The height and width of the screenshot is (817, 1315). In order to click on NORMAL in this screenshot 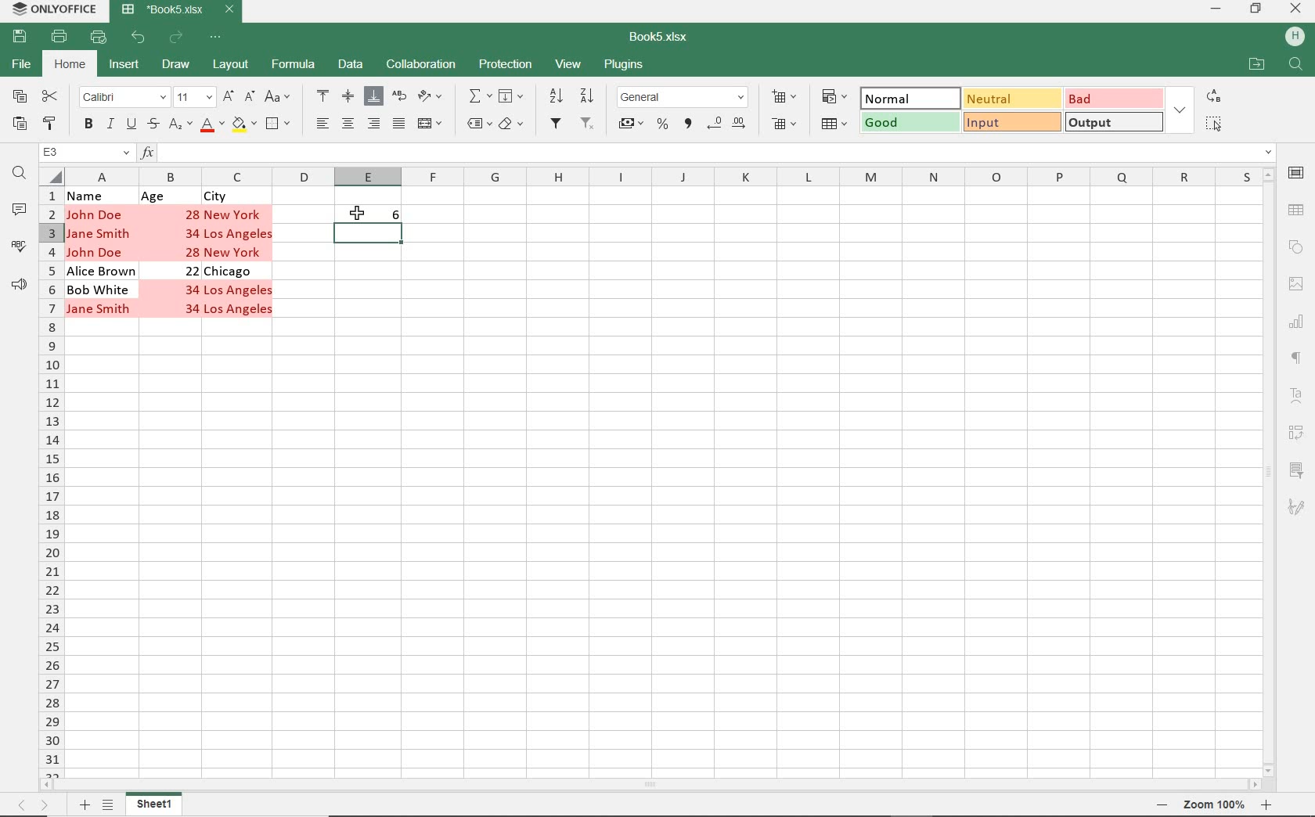, I will do `click(906, 98)`.